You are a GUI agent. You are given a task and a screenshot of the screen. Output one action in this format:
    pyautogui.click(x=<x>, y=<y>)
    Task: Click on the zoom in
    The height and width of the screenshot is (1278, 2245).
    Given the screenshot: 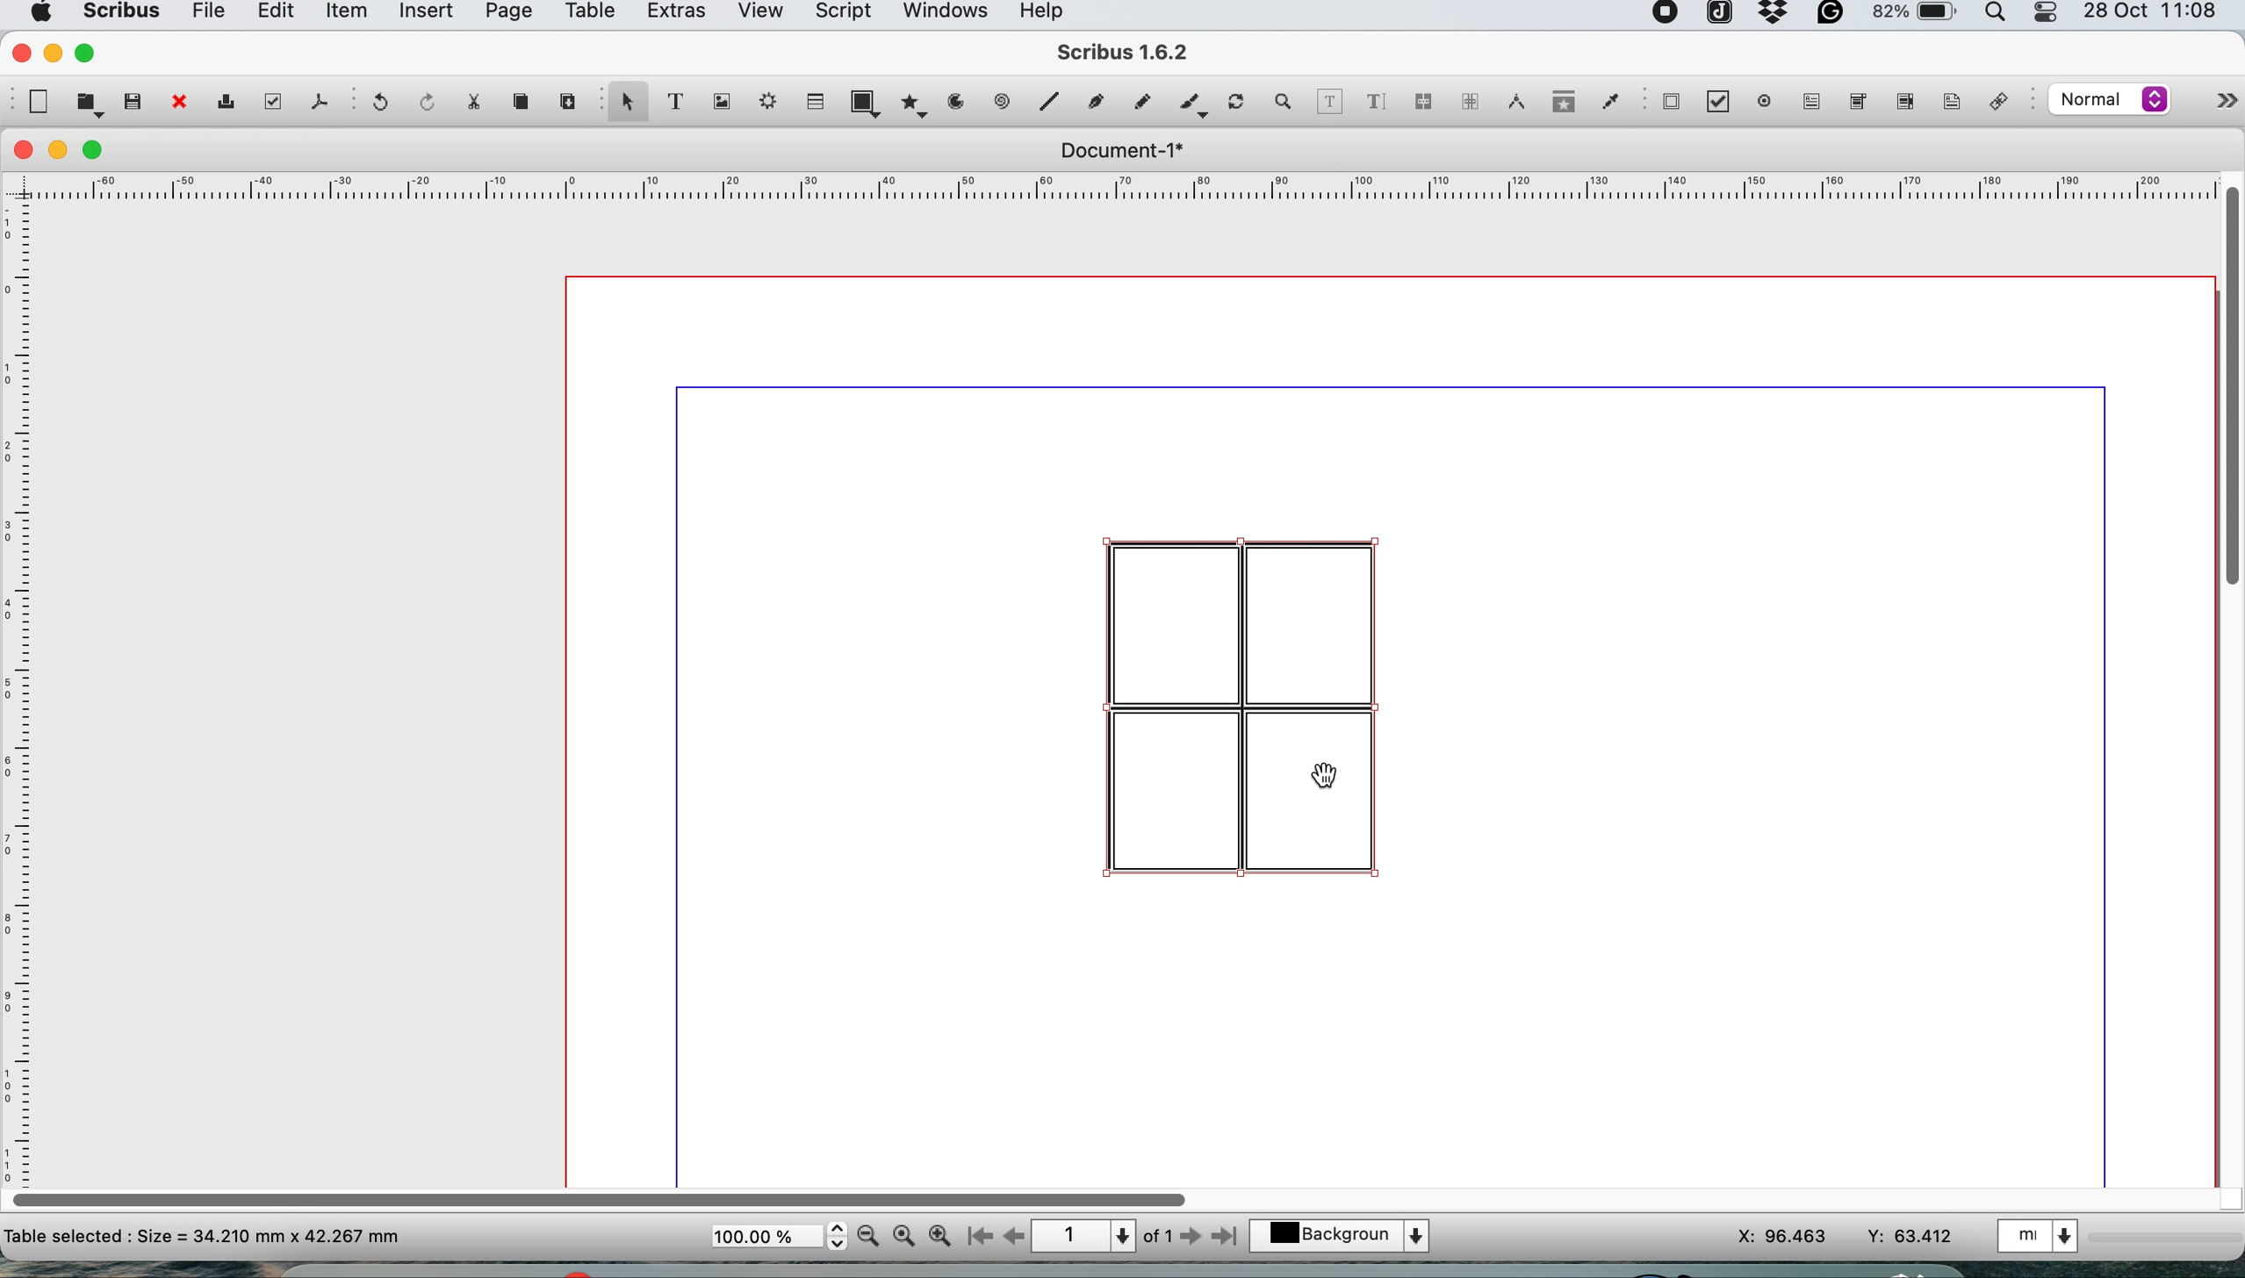 What is the action you would take?
    pyautogui.click(x=941, y=1236)
    